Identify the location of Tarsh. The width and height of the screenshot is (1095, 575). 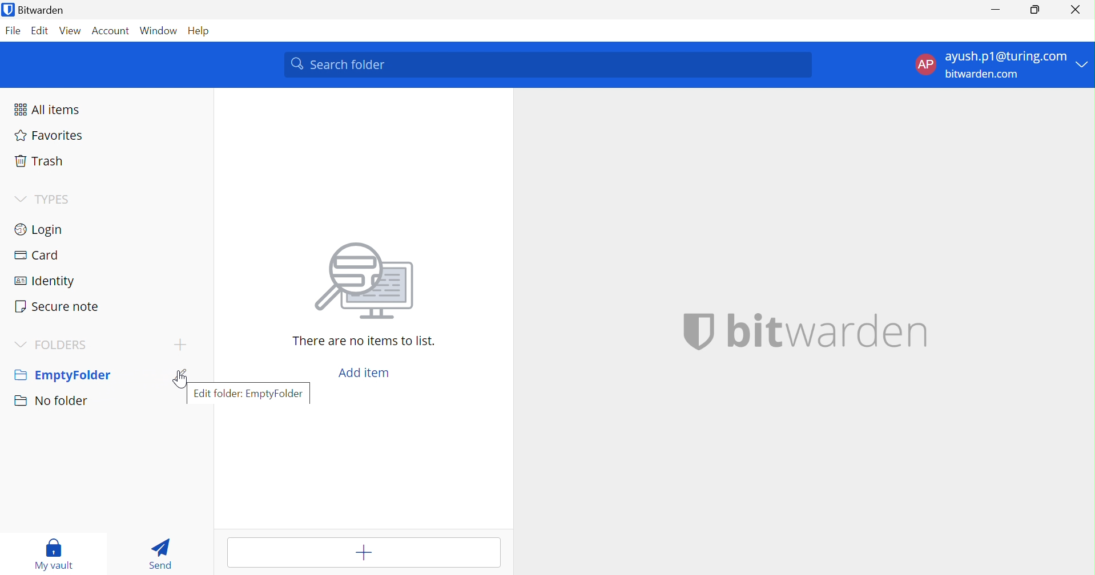
(43, 161).